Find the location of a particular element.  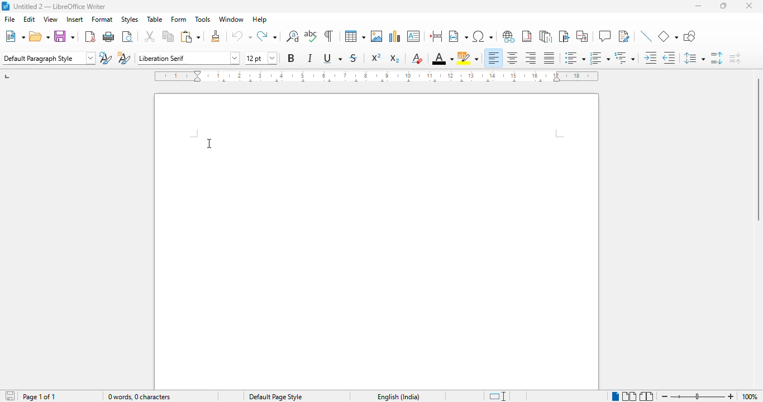

multi-page view is located at coordinates (630, 396).